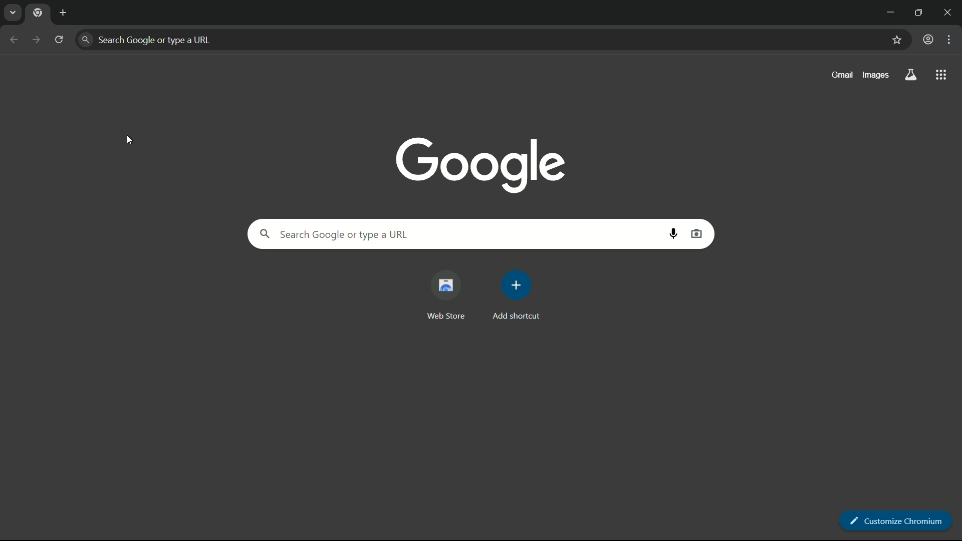 The image size is (962, 541). What do you see at coordinates (32, 36) in the screenshot?
I see `next page` at bounding box center [32, 36].